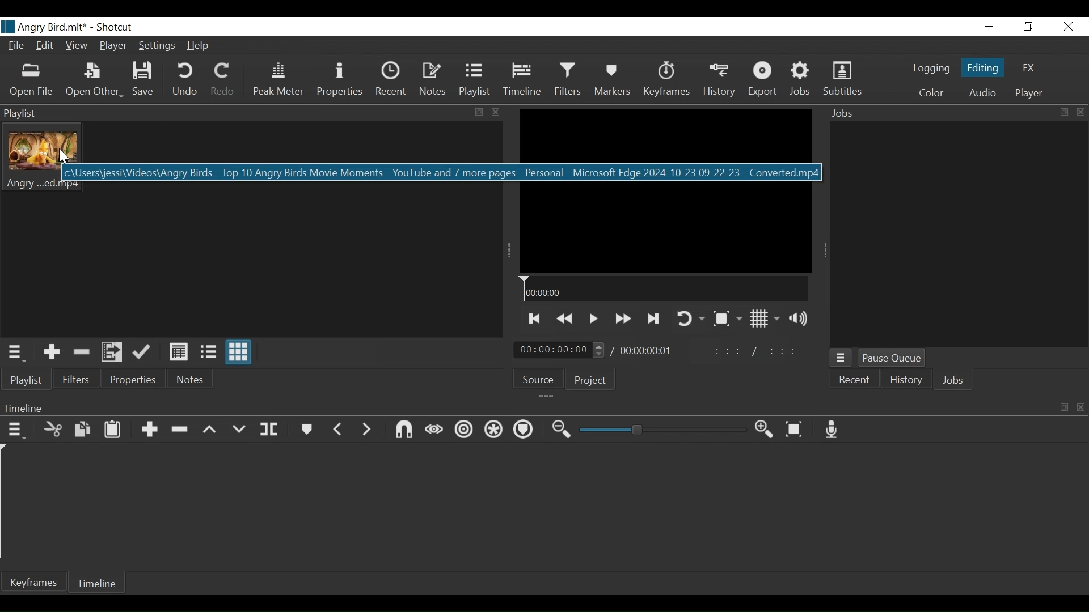 The height and width of the screenshot is (612, 1089). Describe the element at coordinates (652, 320) in the screenshot. I see `Skip to the next point` at that location.